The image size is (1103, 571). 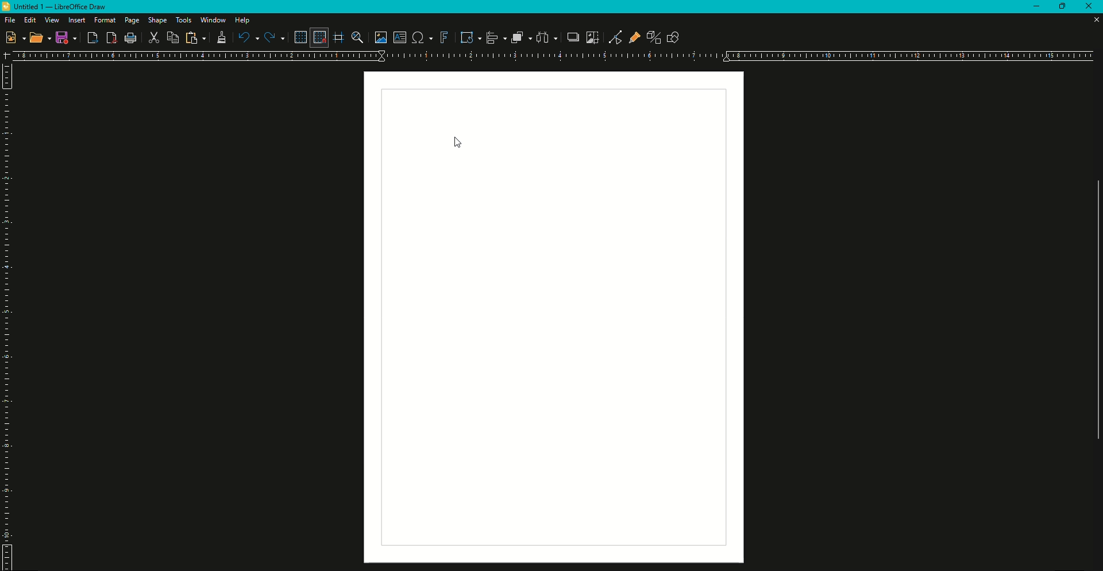 I want to click on Window, so click(x=214, y=20).